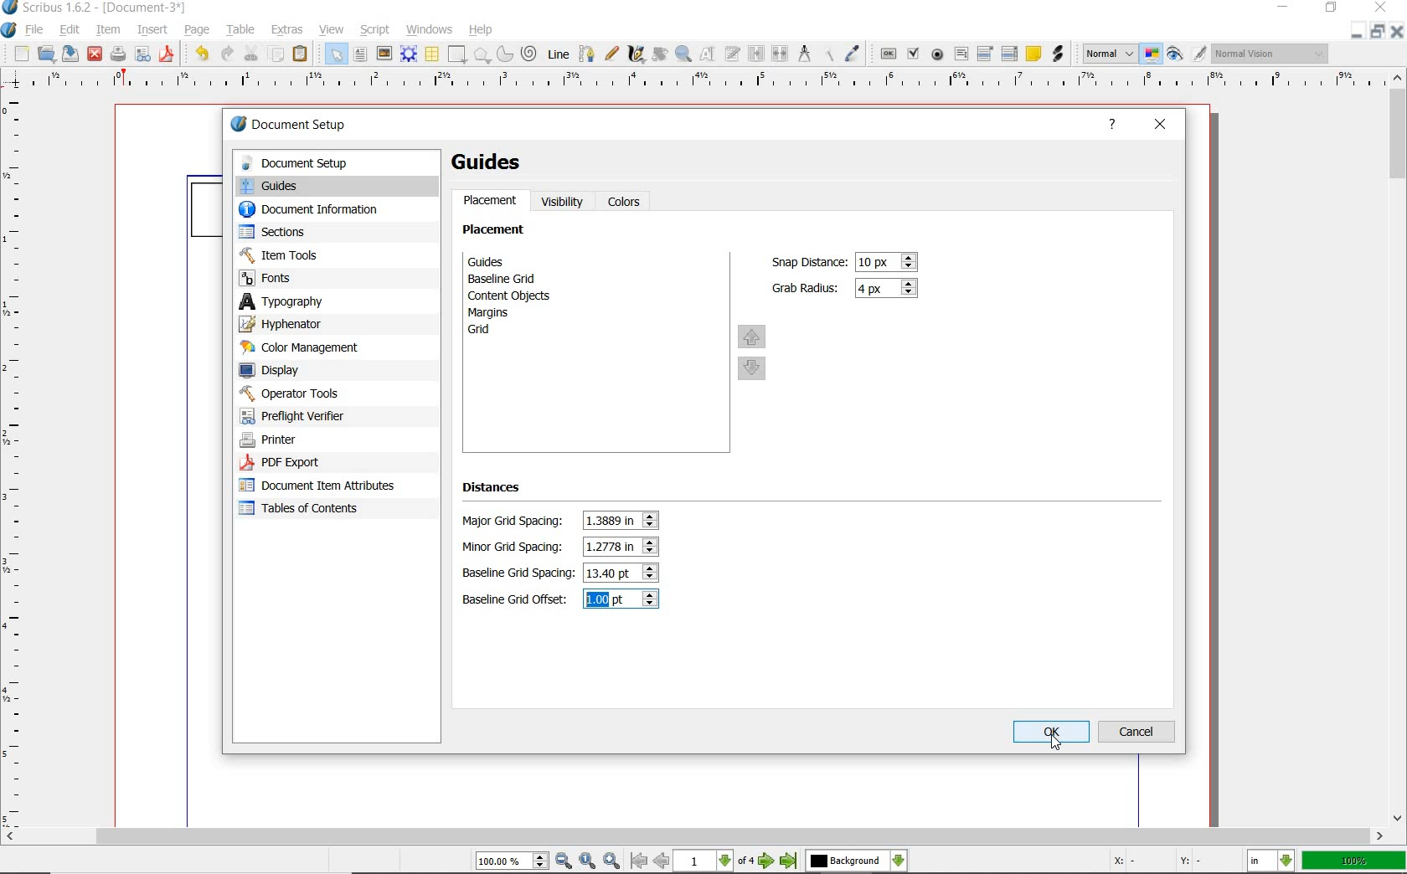 Image resolution: width=1407 pixels, height=874 pixels. I want to click on text annotation, so click(1033, 53).